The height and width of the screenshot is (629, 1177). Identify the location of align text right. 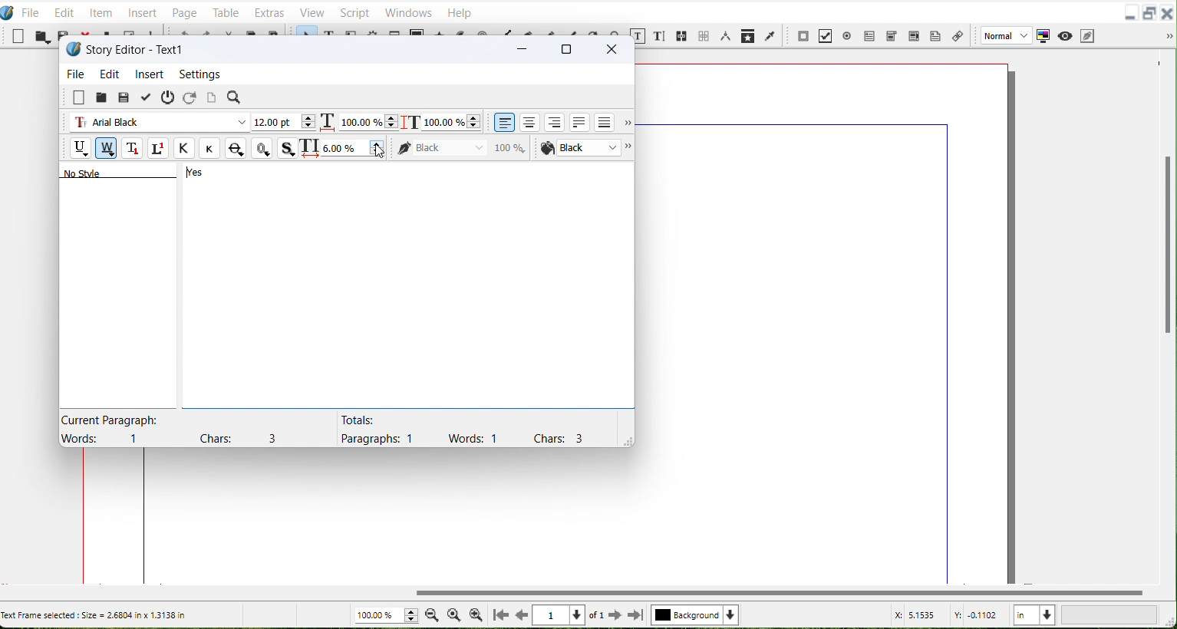
(555, 122).